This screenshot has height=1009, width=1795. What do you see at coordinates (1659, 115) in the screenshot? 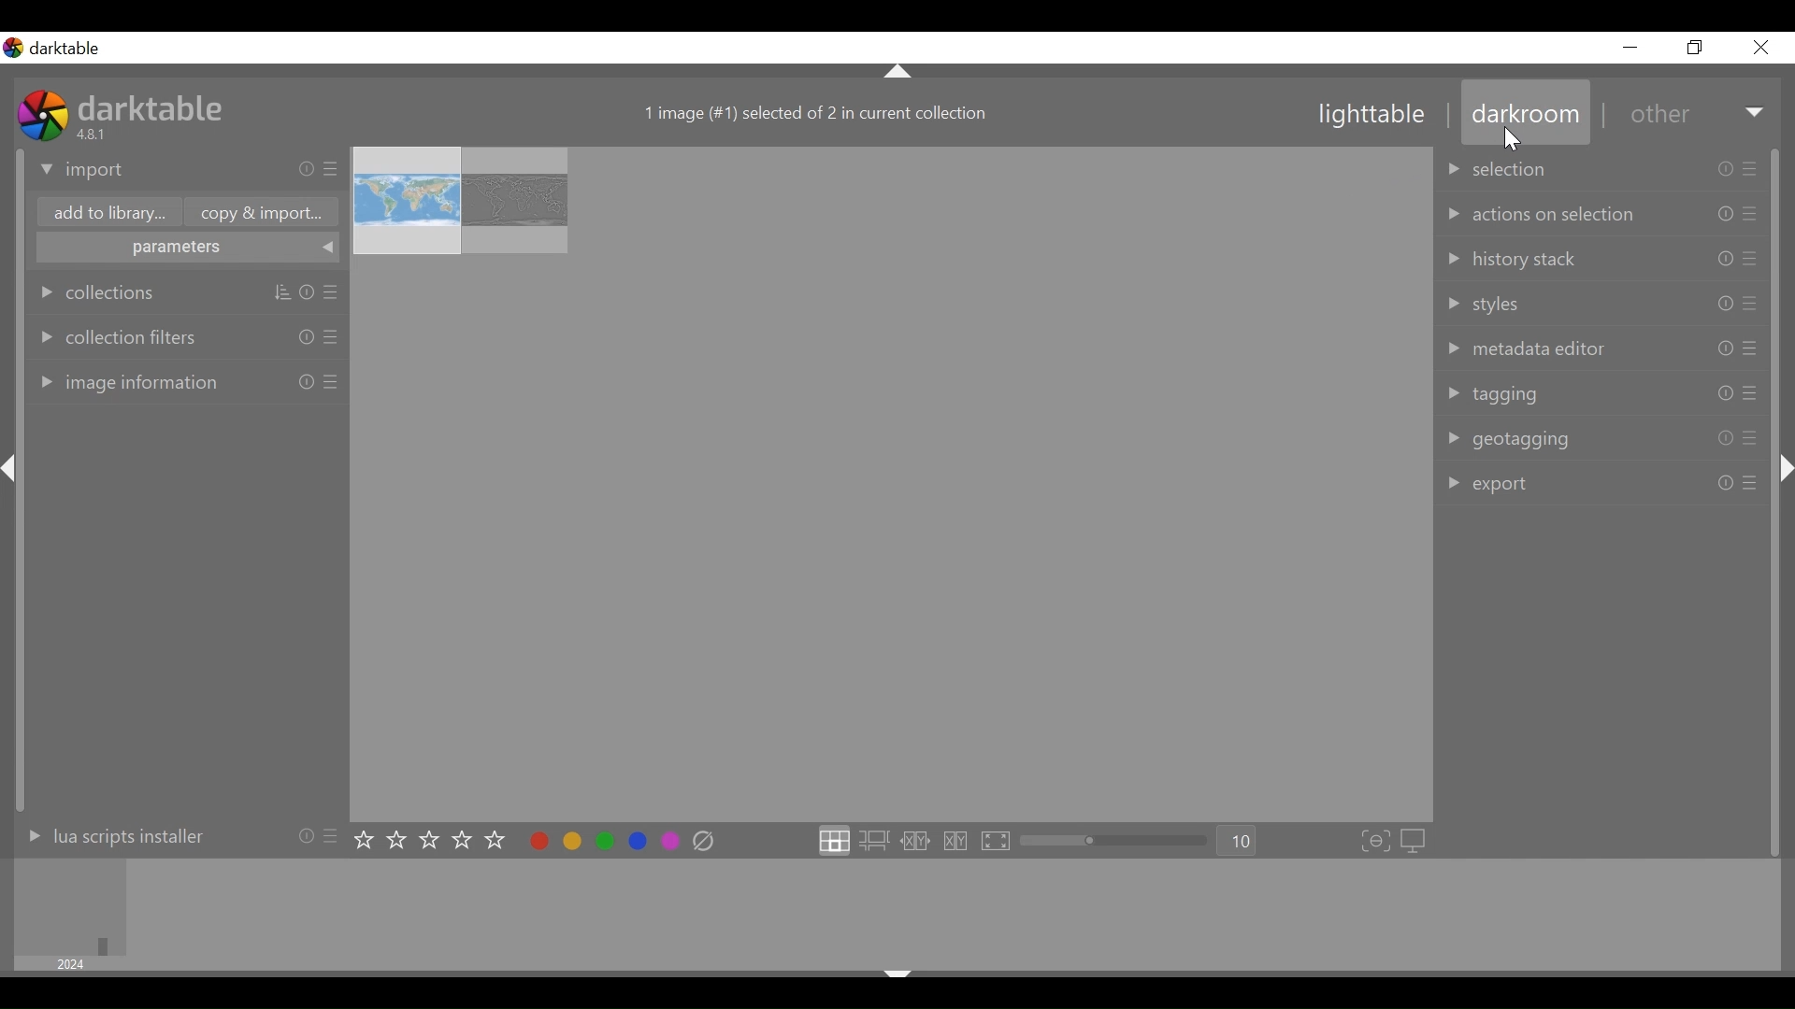
I see `other` at bounding box center [1659, 115].